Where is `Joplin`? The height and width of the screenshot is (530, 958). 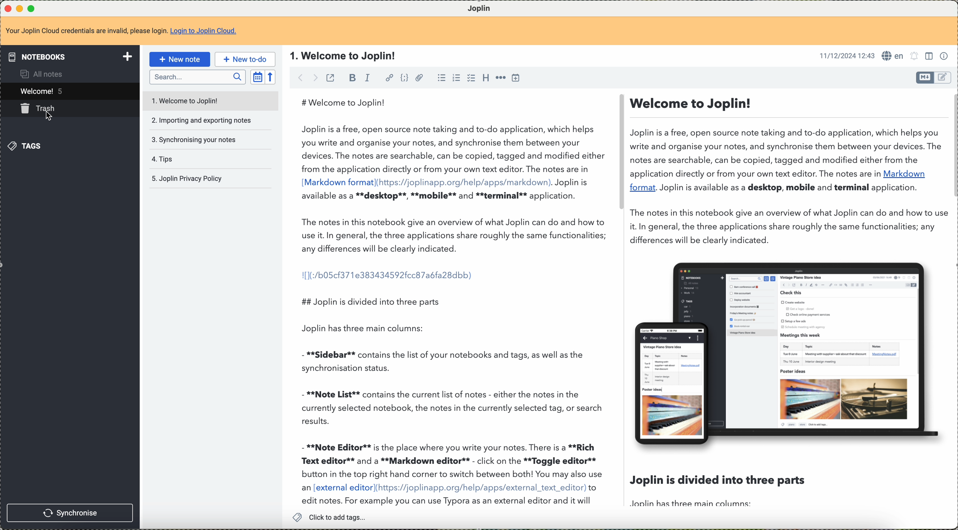 Joplin is located at coordinates (478, 8).